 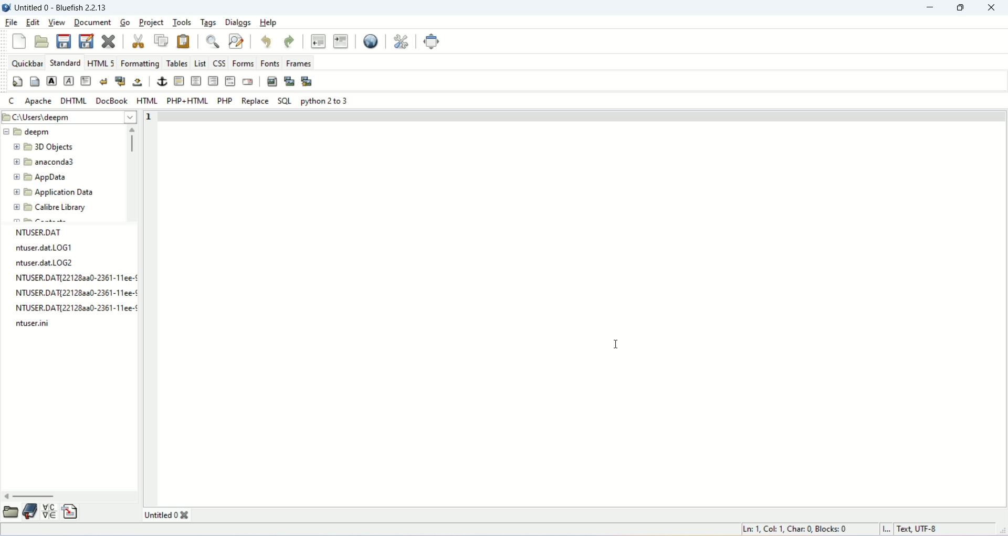 What do you see at coordinates (152, 116) in the screenshot?
I see `line number` at bounding box center [152, 116].